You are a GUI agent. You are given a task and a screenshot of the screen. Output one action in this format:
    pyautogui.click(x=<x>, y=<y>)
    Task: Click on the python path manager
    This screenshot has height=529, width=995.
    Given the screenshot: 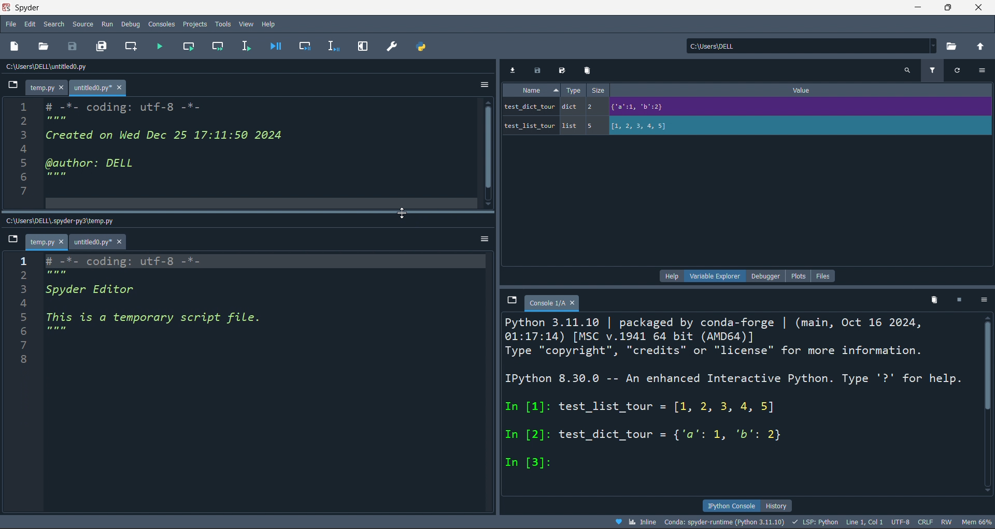 What is the action you would take?
    pyautogui.click(x=419, y=47)
    